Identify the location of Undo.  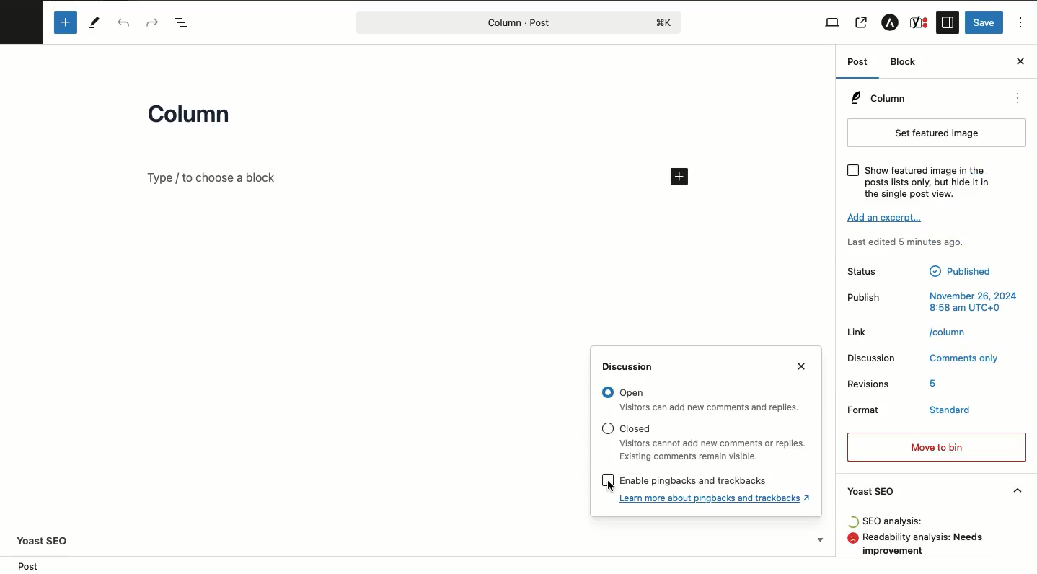
(124, 24).